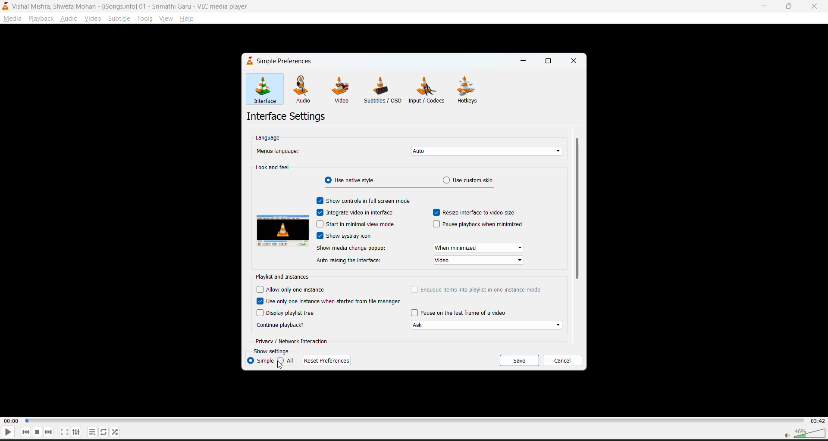 Image resolution: width=828 pixels, height=441 pixels. What do you see at coordinates (357, 212) in the screenshot?
I see `integrate video in interface` at bounding box center [357, 212].